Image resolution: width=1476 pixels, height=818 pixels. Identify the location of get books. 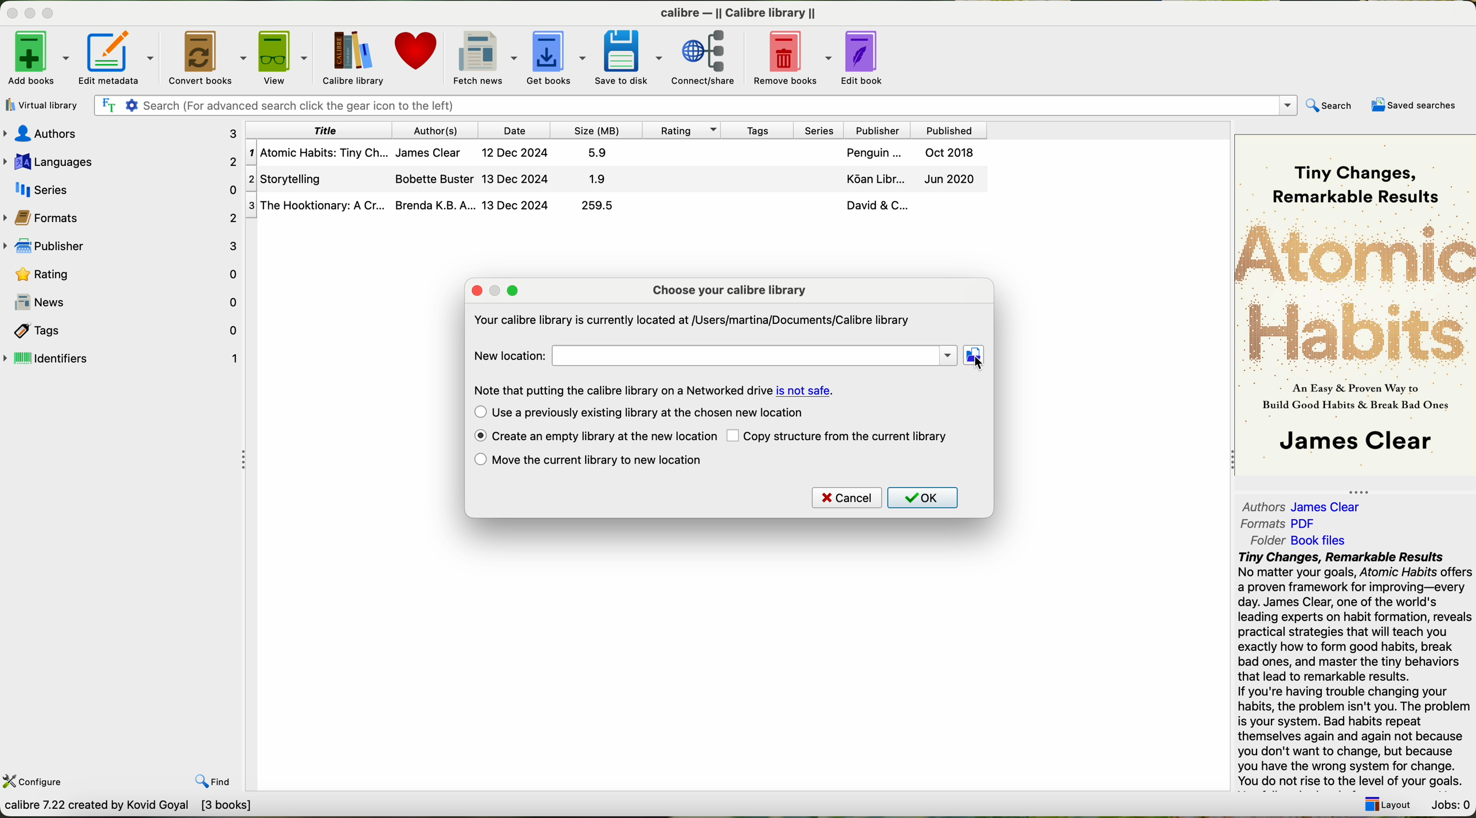
(555, 57).